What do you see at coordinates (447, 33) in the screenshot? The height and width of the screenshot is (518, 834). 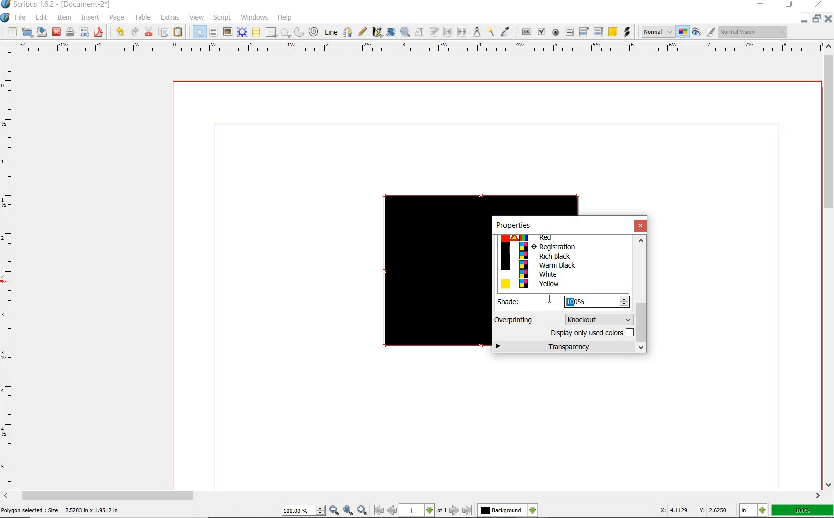 I see `link text frames` at bounding box center [447, 33].